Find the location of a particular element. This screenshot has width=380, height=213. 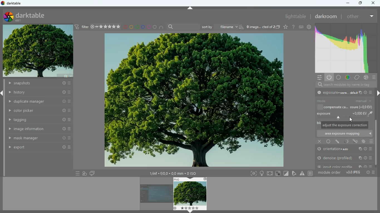

trianlge is located at coordinates (293, 173).